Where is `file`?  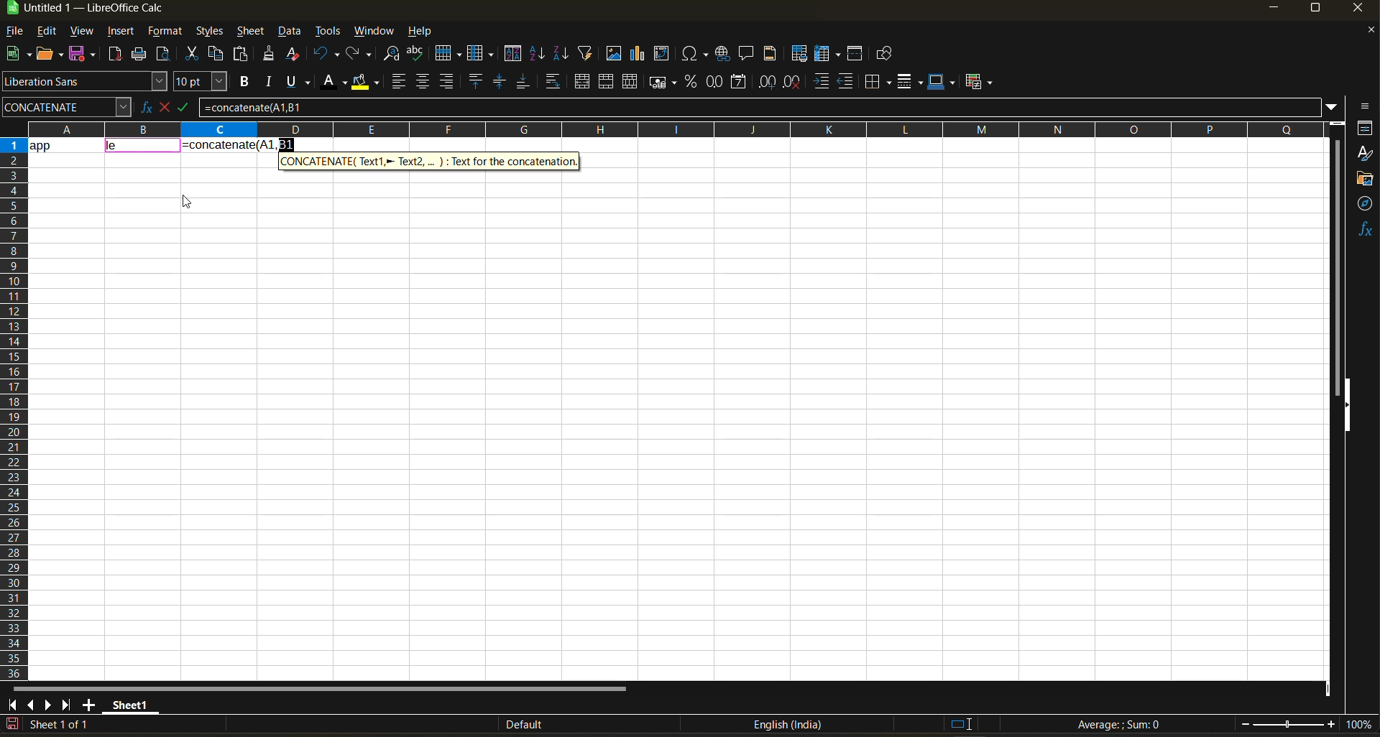
file is located at coordinates (19, 32).